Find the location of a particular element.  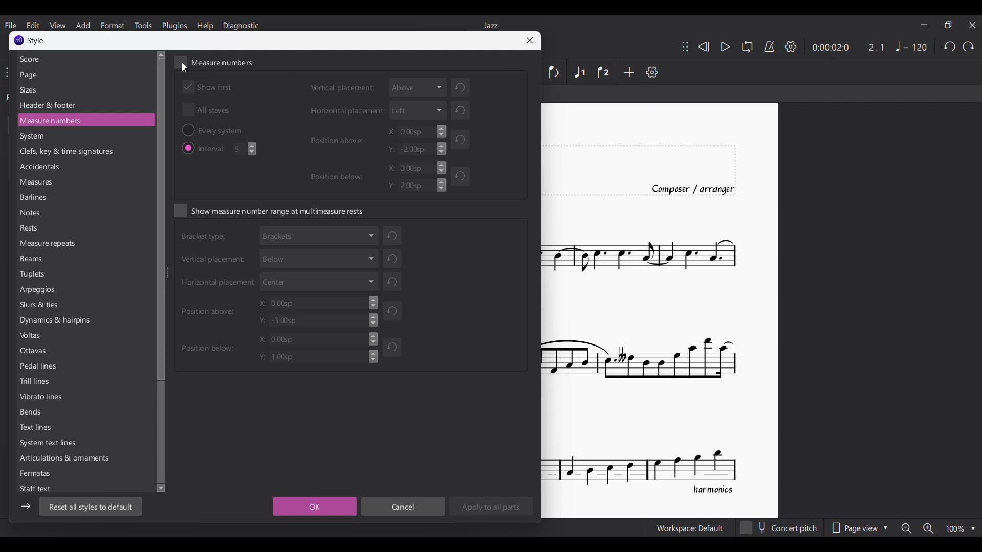

Dynamic is located at coordinates (59, 321).